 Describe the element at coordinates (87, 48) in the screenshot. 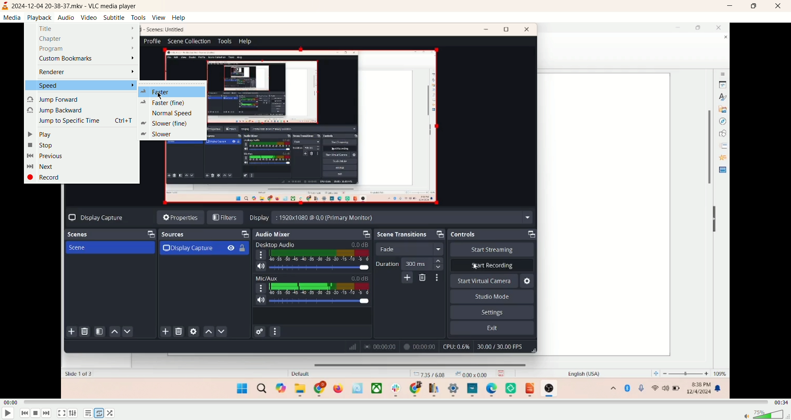

I see `program` at that location.